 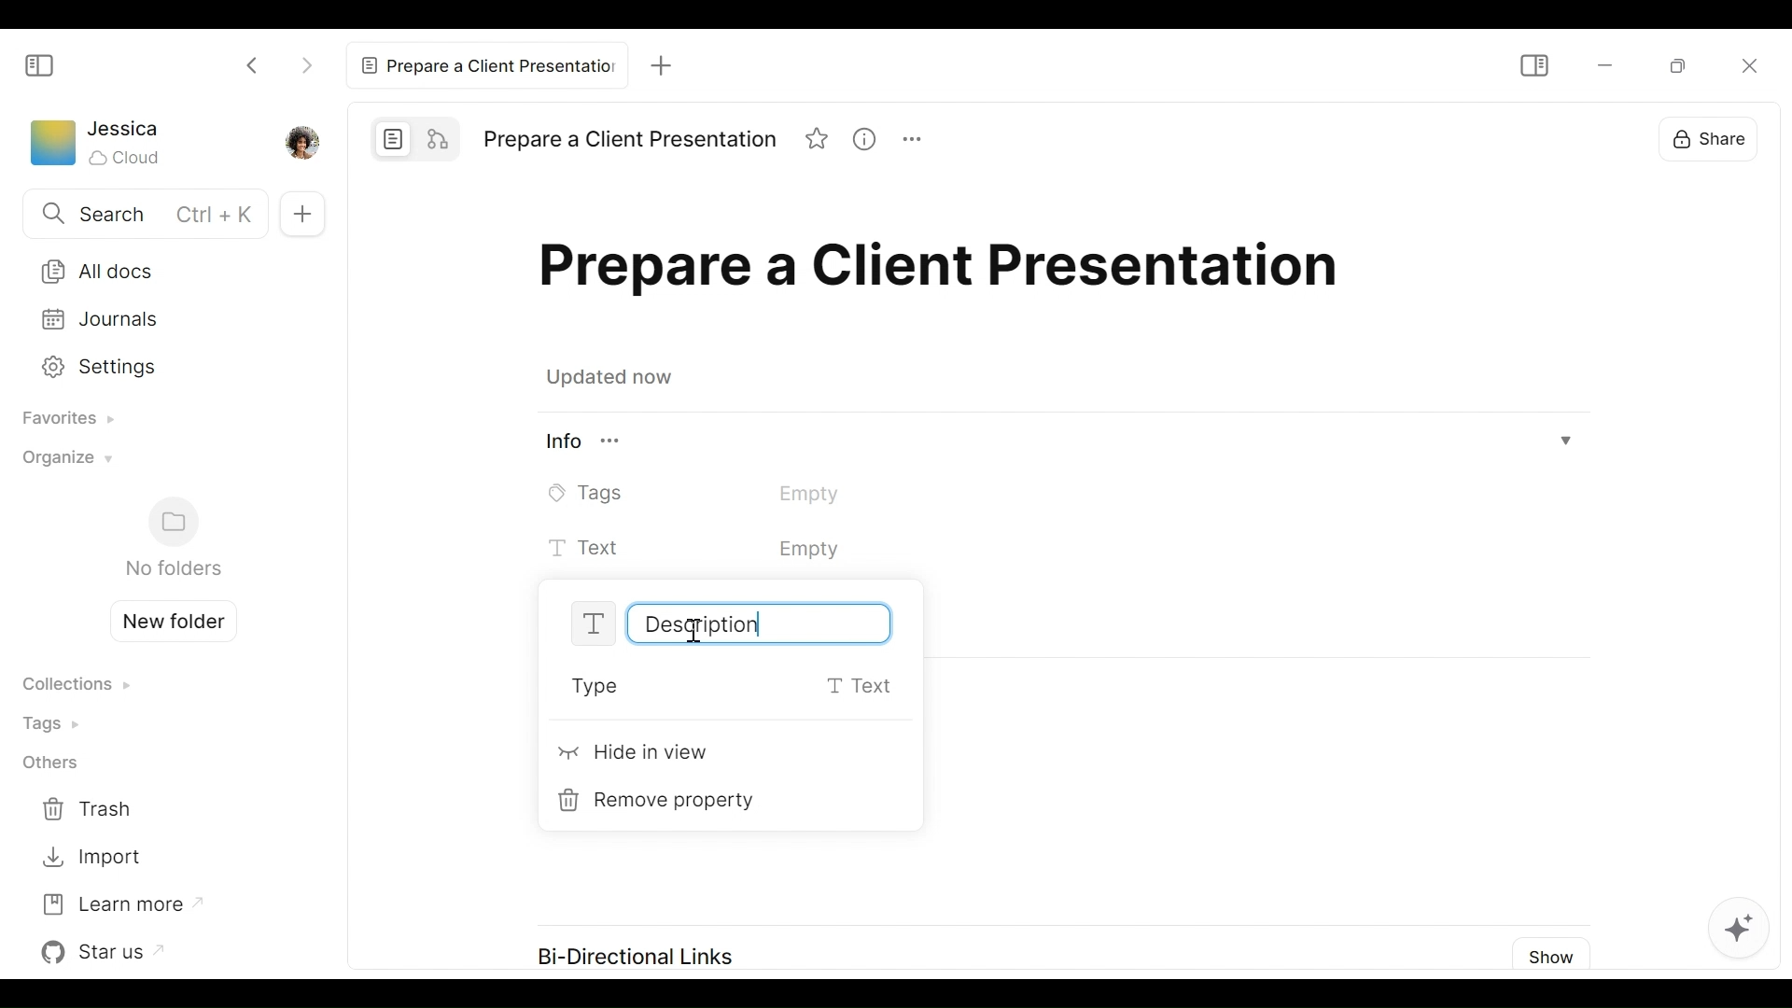 I want to click on Close, so click(x=1757, y=64).